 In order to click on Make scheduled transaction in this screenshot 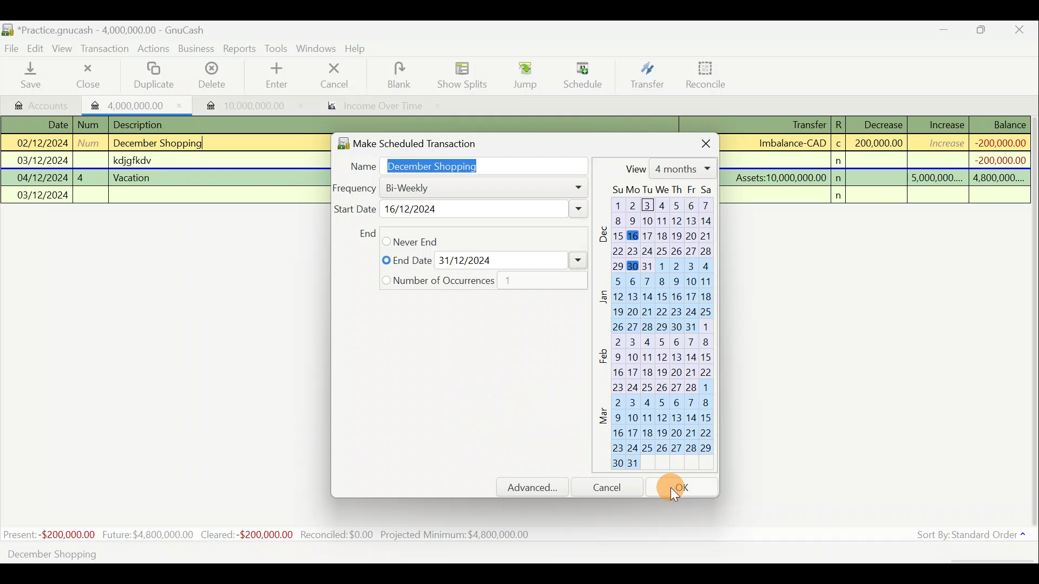, I will do `click(424, 141)`.